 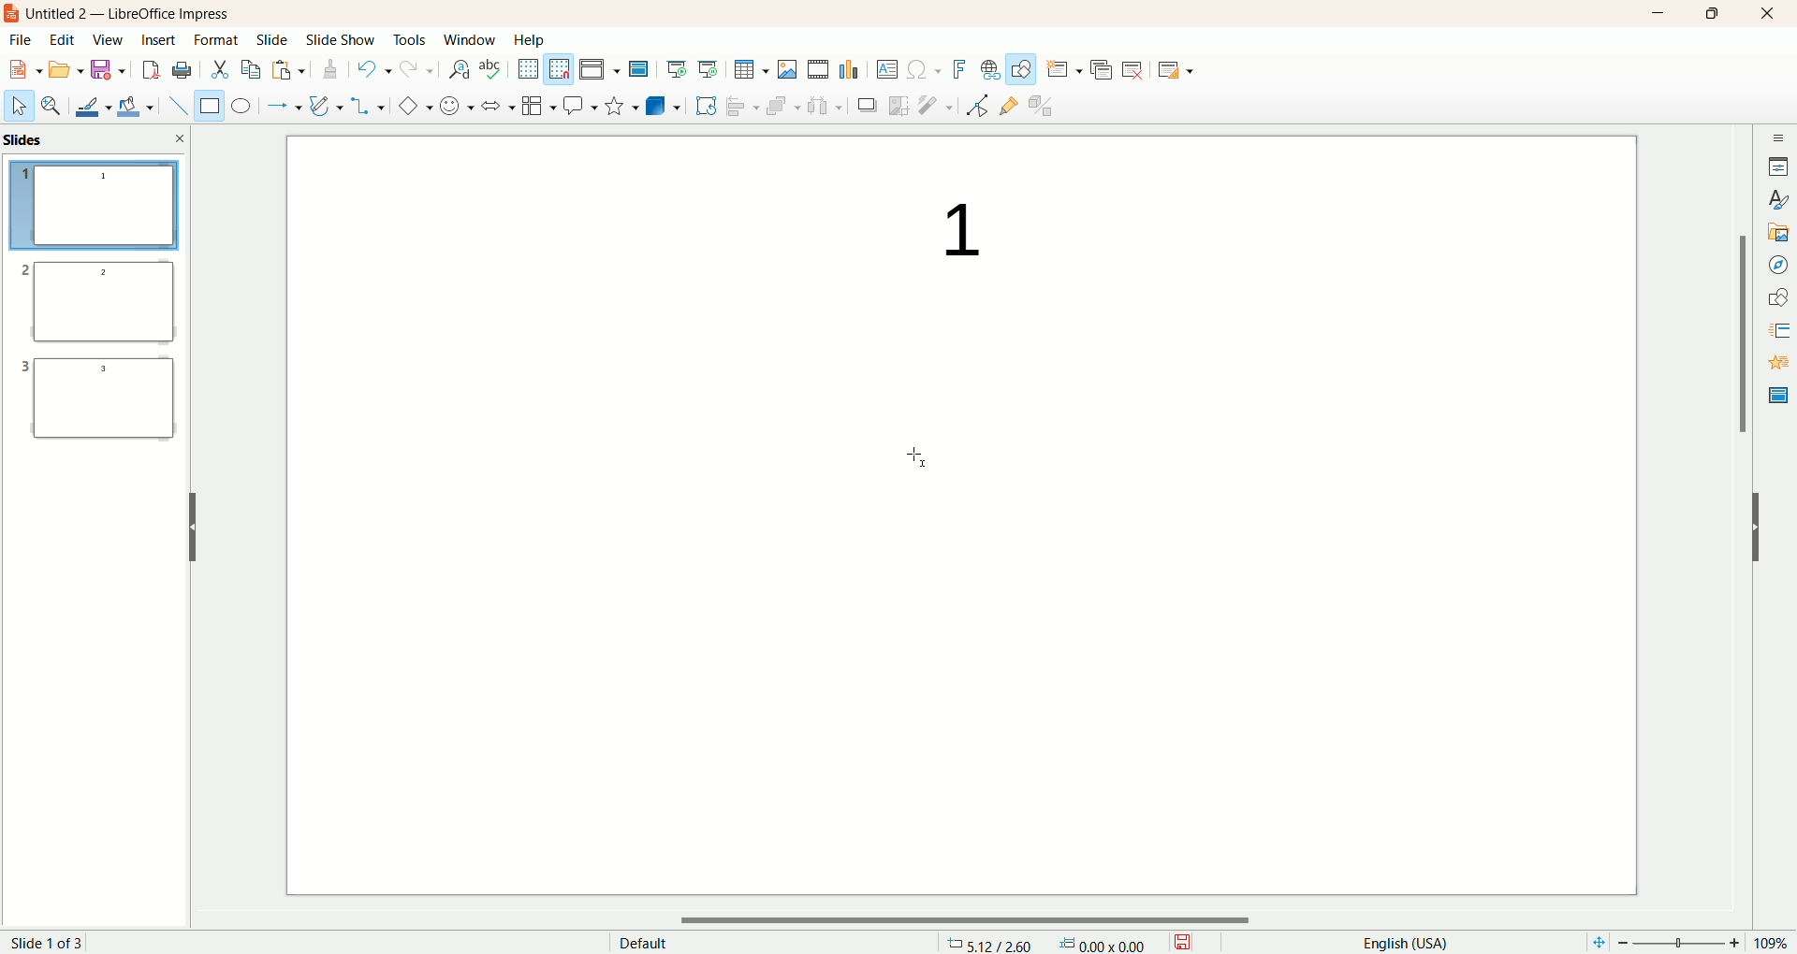 What do you see at coordinates (945, 232) in the screenshot?
I see `text` at bounding box center [945, 232].